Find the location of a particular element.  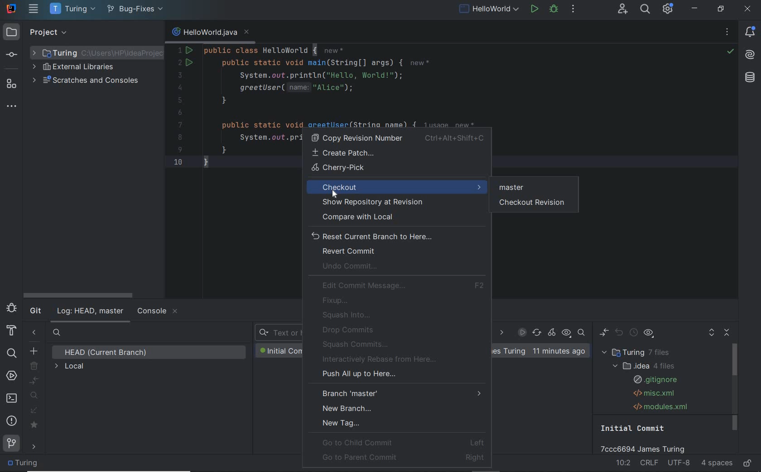

debug is located at coordinates (554, 10).